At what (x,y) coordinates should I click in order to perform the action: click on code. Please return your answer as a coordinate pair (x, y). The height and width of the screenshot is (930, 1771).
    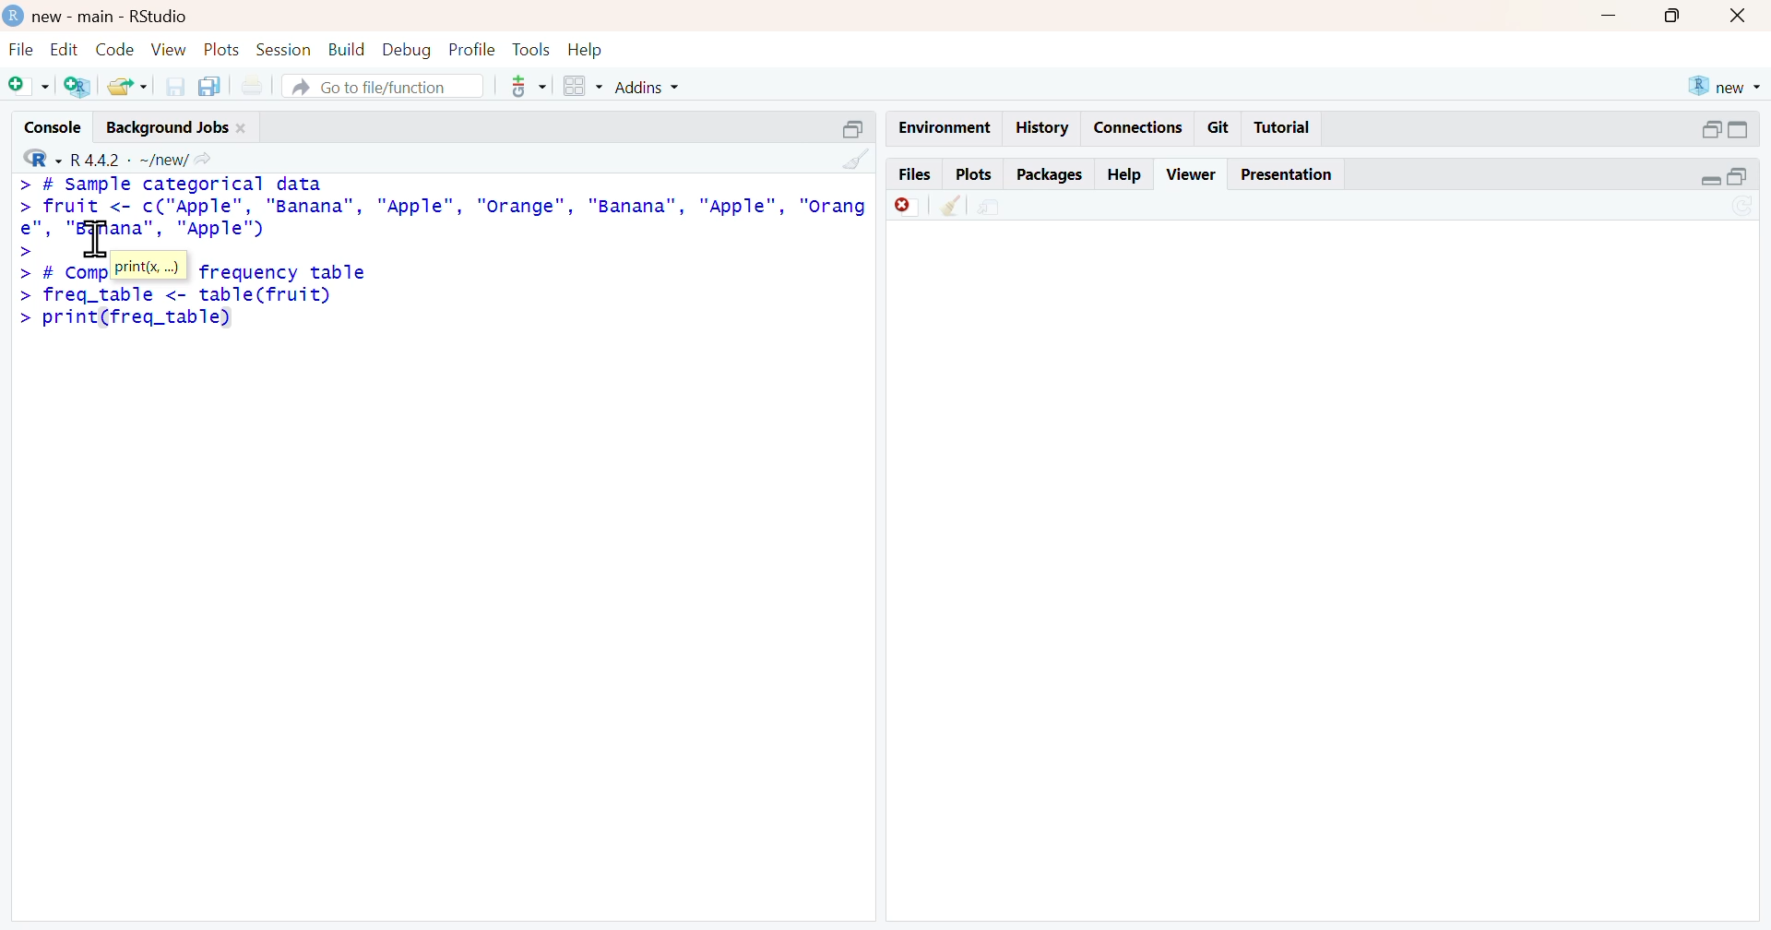
    Looking at the image, I should click on (119, 51).